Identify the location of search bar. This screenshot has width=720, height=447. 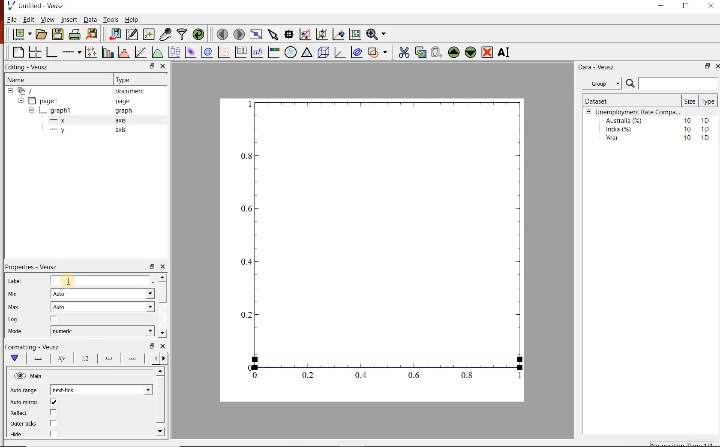
(671, 83).